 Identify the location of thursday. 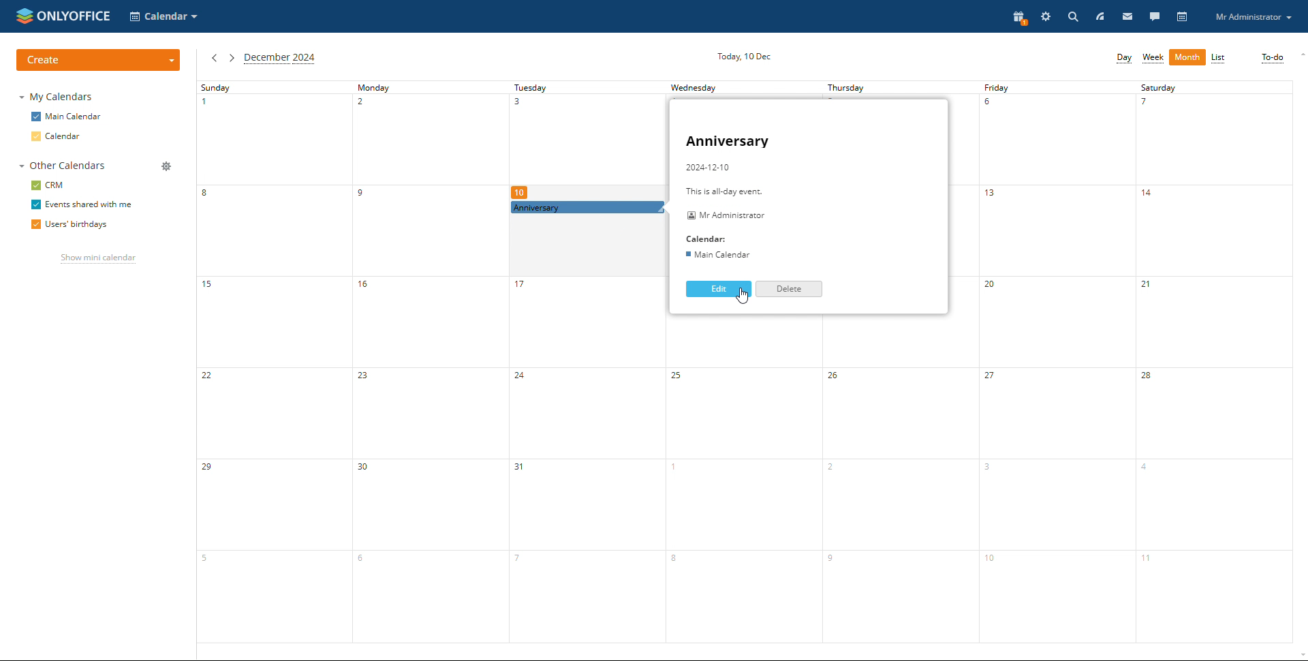
(893, 88).